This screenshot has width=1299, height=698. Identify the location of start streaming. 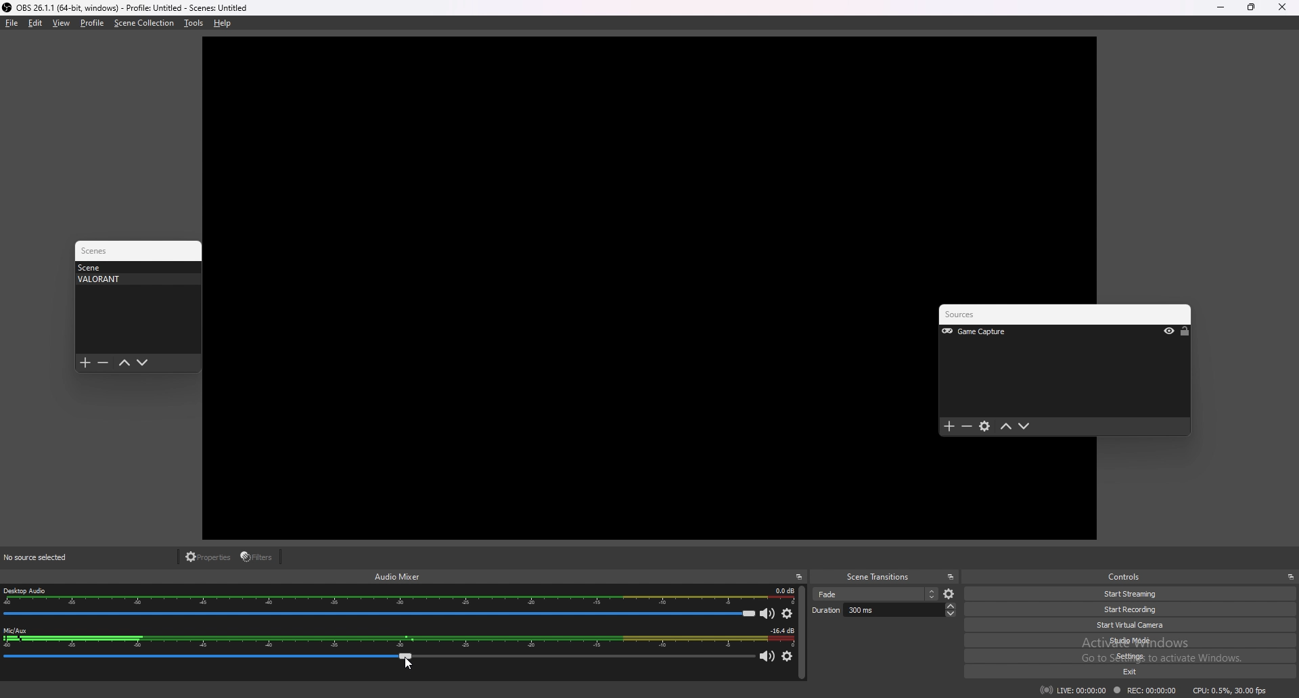
(1131, 595).